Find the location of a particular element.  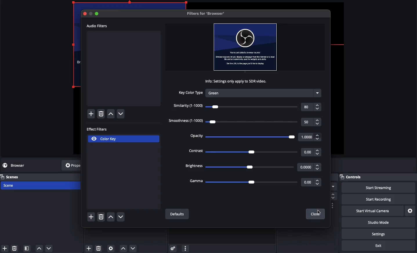

Add is located at coordinates (92, 114).